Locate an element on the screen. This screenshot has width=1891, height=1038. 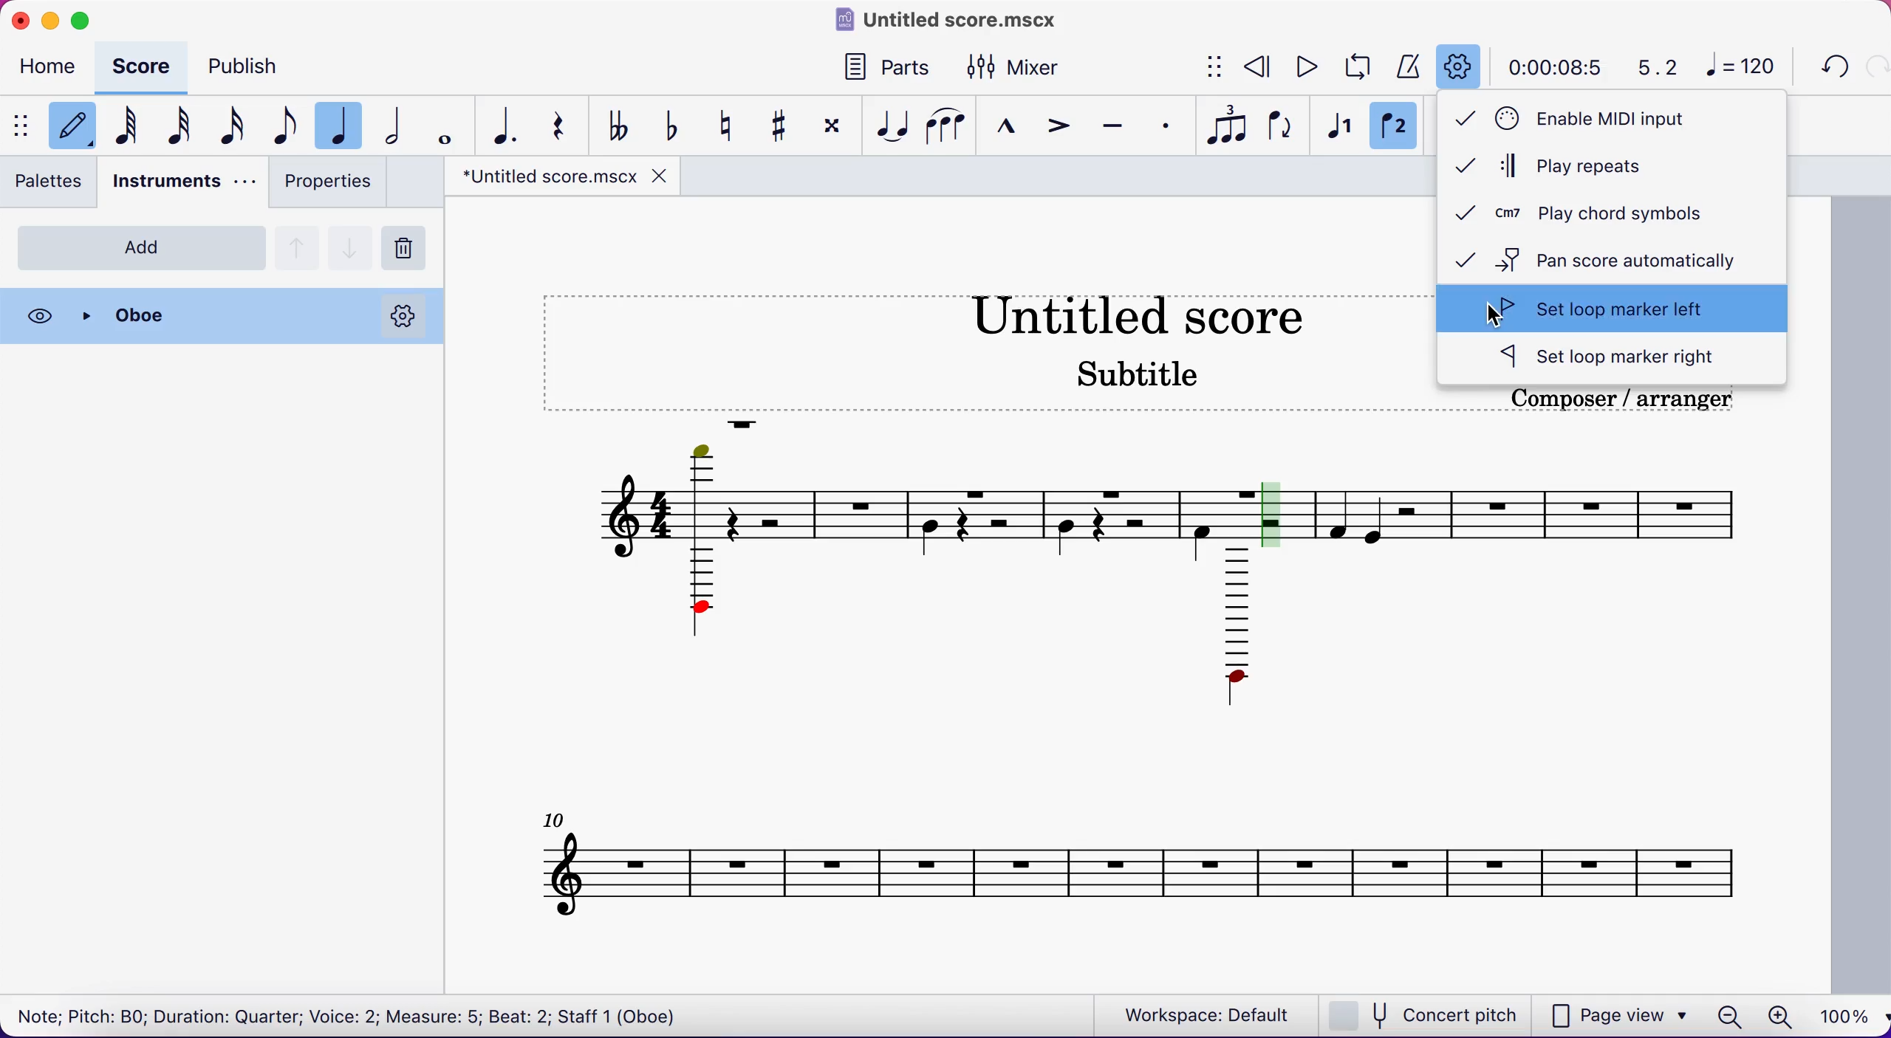
minimize is located at coordinates (51, 18).